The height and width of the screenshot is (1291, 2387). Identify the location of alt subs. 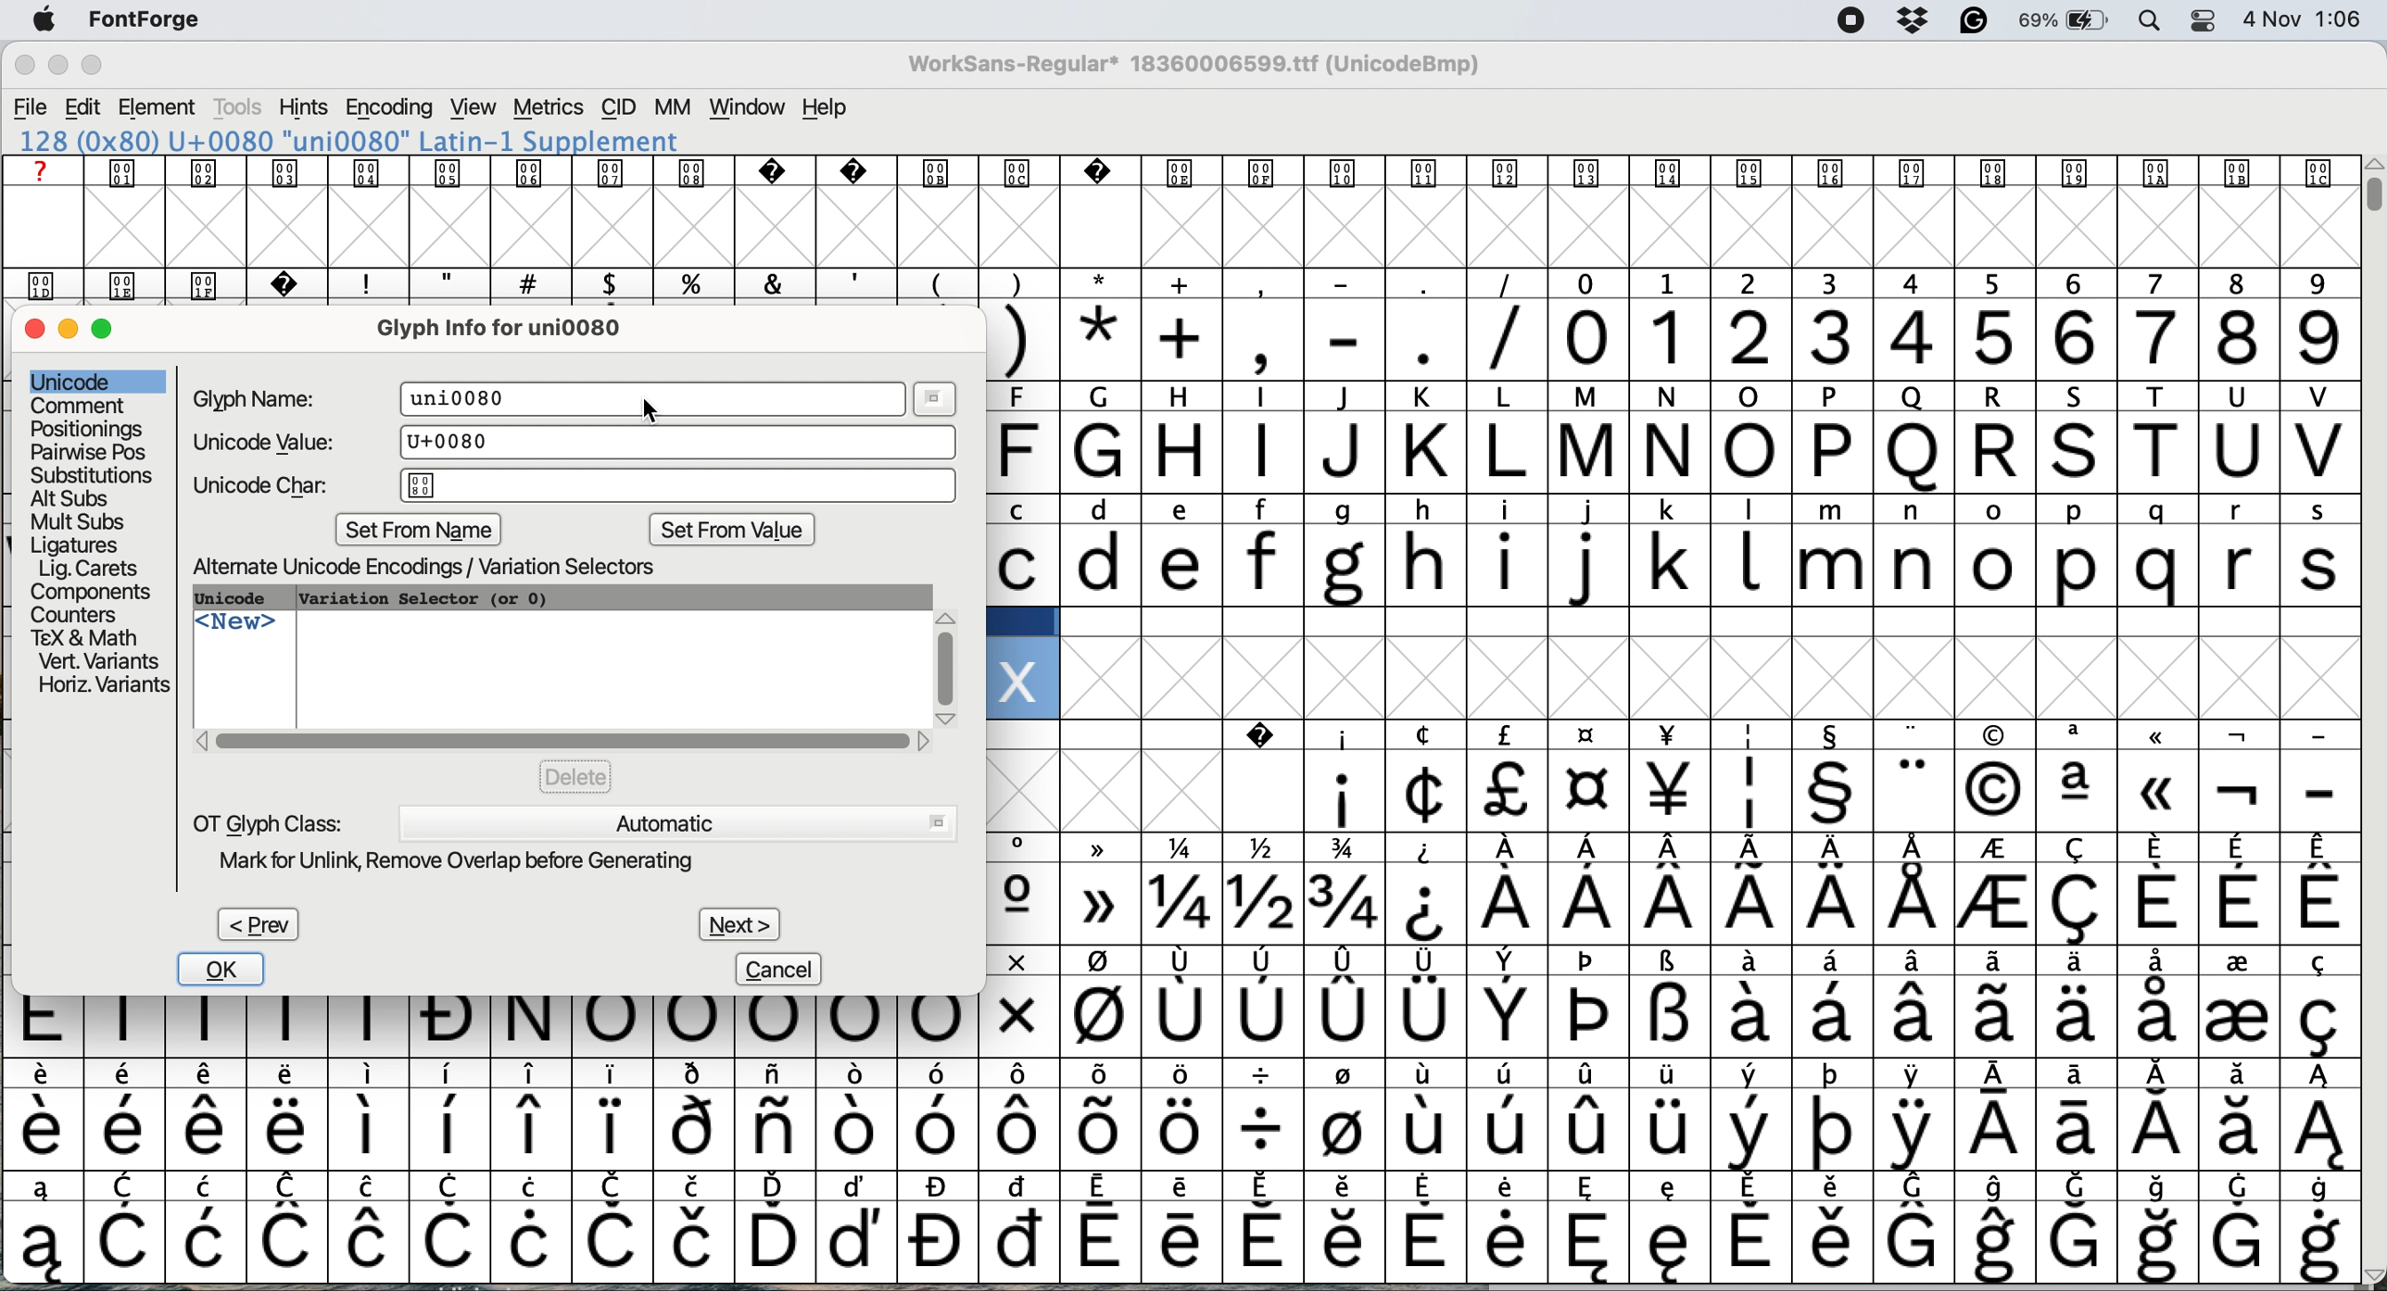
(73, 496).